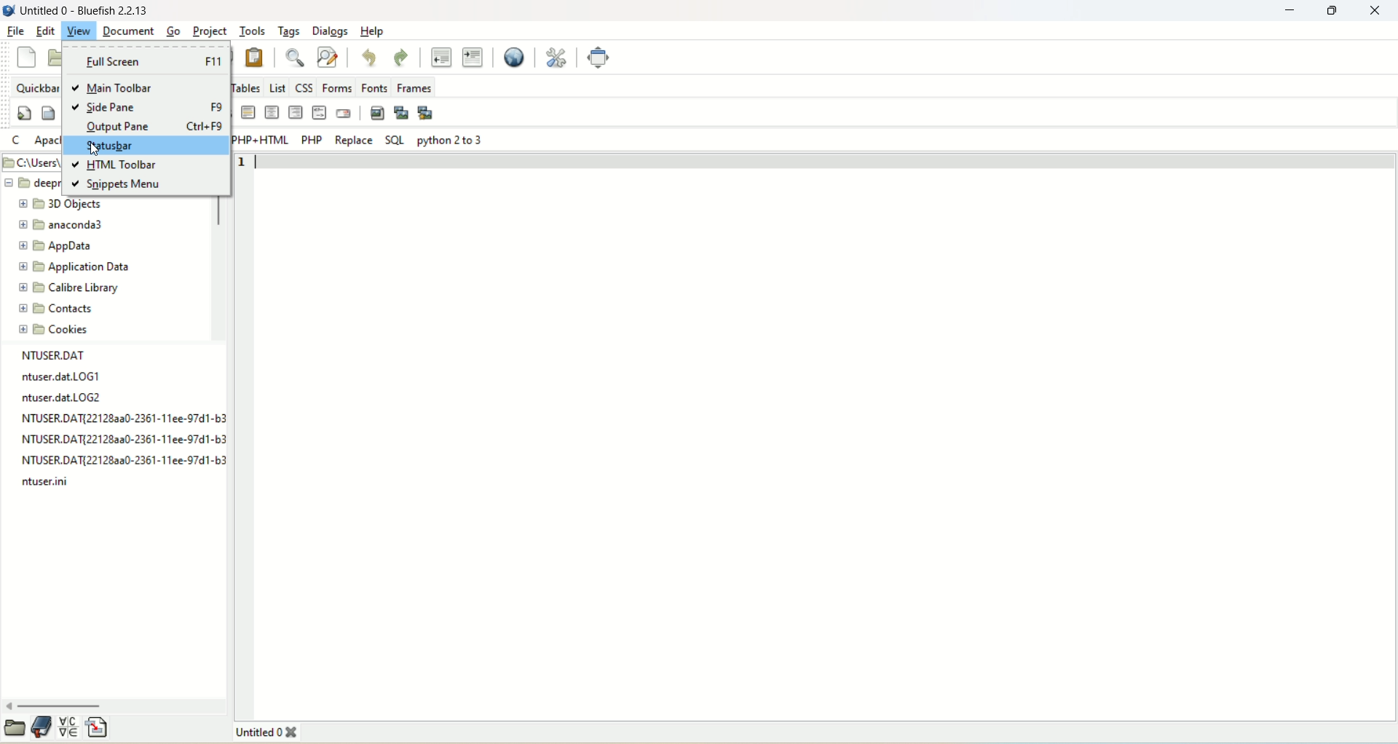 The height and width of the screenshot is (744, 1398). I want to click on unindent, so click(440, 58).